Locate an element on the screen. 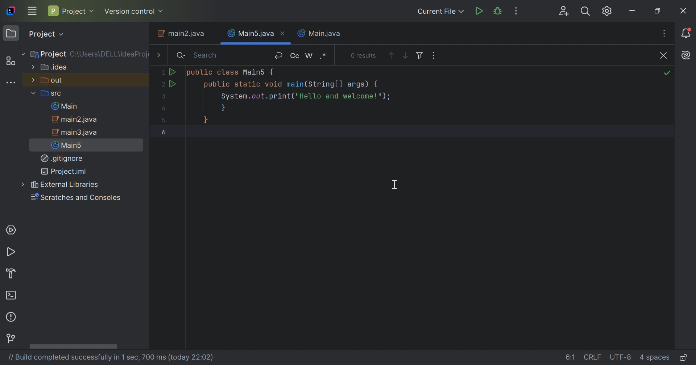 This screenshot has width=696, height=365. Run is located at coordinates (173, 72).